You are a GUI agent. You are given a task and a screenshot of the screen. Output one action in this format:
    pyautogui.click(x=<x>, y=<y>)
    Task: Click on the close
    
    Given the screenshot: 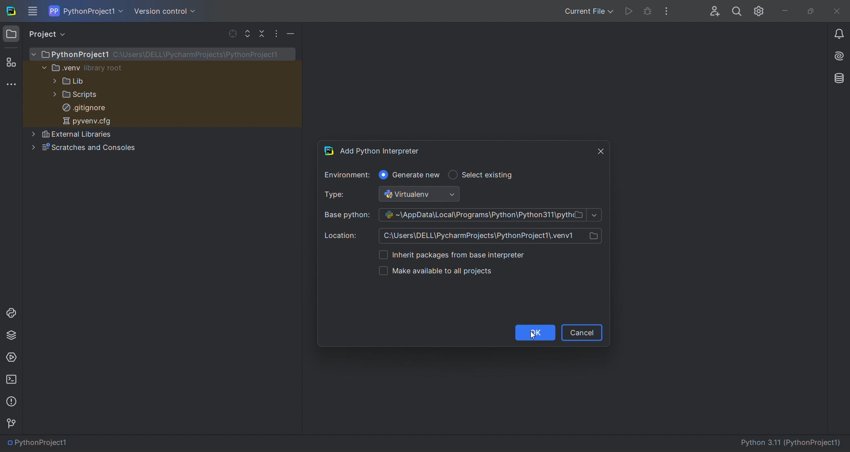 What is the action you would take?
    pyautogui.click(x=599, y=148)
    